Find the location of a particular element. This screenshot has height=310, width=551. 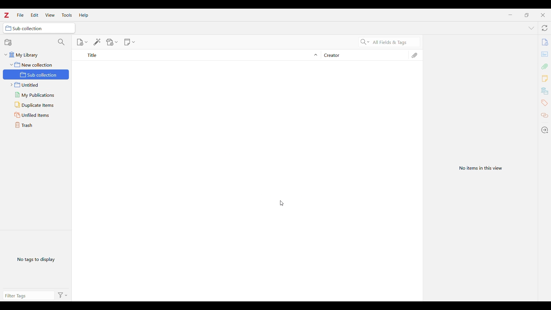

Unfiled items folder is located at coordinates (36, 105).